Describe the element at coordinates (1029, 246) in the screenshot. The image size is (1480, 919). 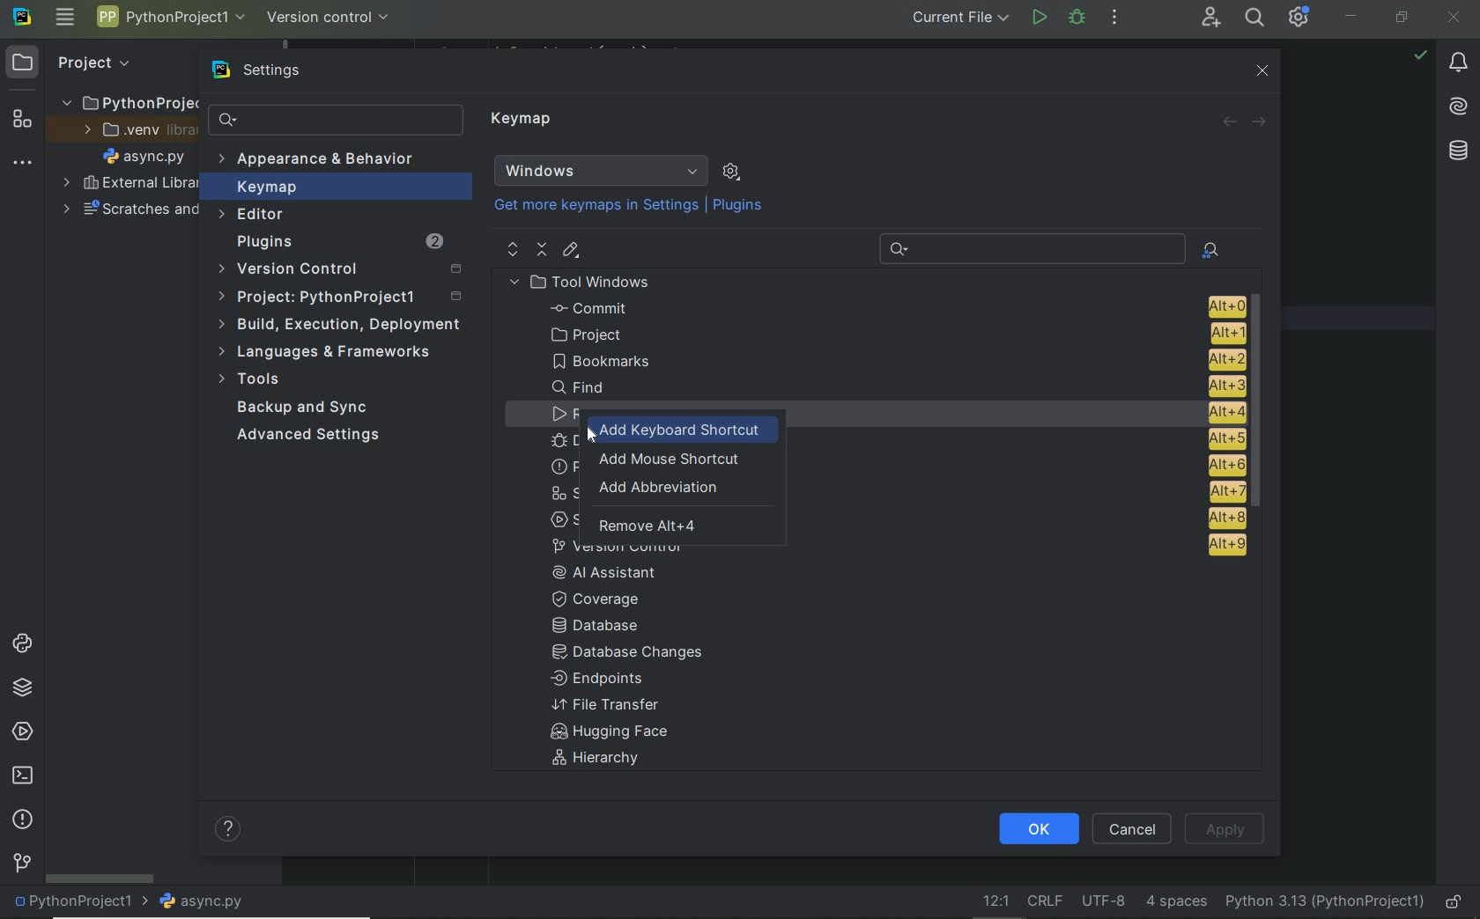
I see `Recent Search` at that location.